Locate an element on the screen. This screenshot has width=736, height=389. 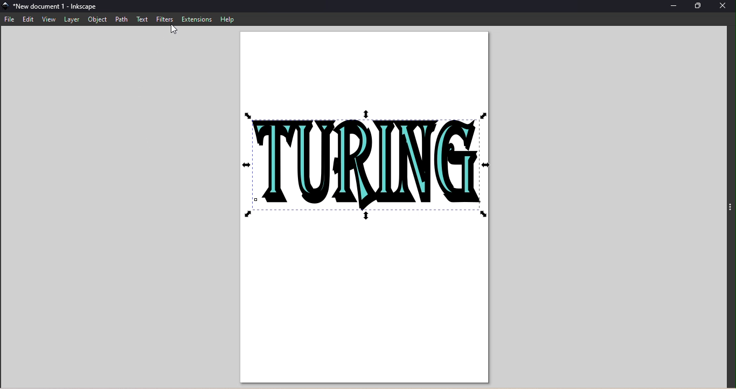
Toggle command panel is located at coordinates (730, 210).